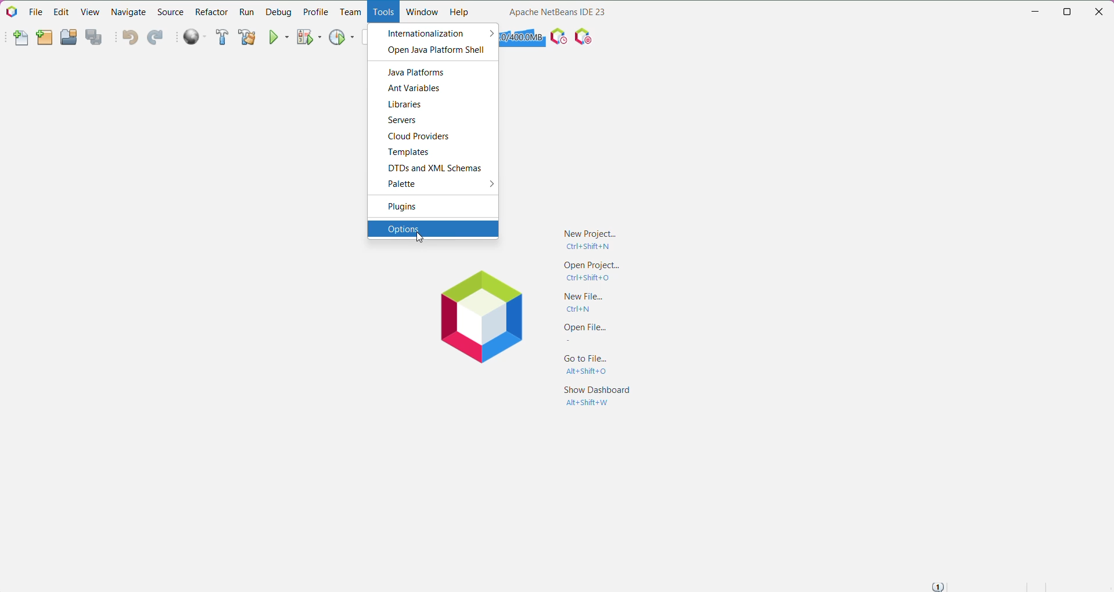 This screenshot has width=1114, height=592. What do you see at coordinates (310, 37) in the screenshot?
I see `Debug Project` at bounding box center [310, 37].